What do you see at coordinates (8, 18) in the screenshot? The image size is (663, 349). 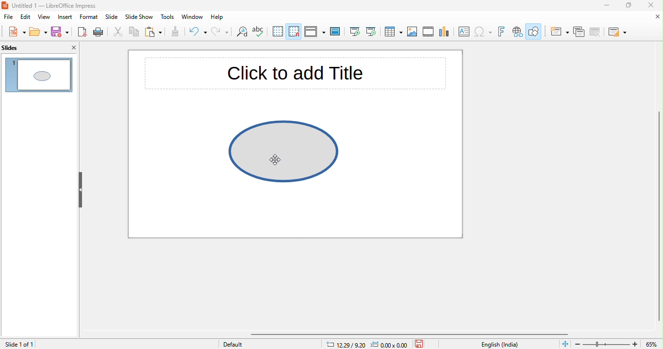 I see `file` at bounding box center [8, 18].